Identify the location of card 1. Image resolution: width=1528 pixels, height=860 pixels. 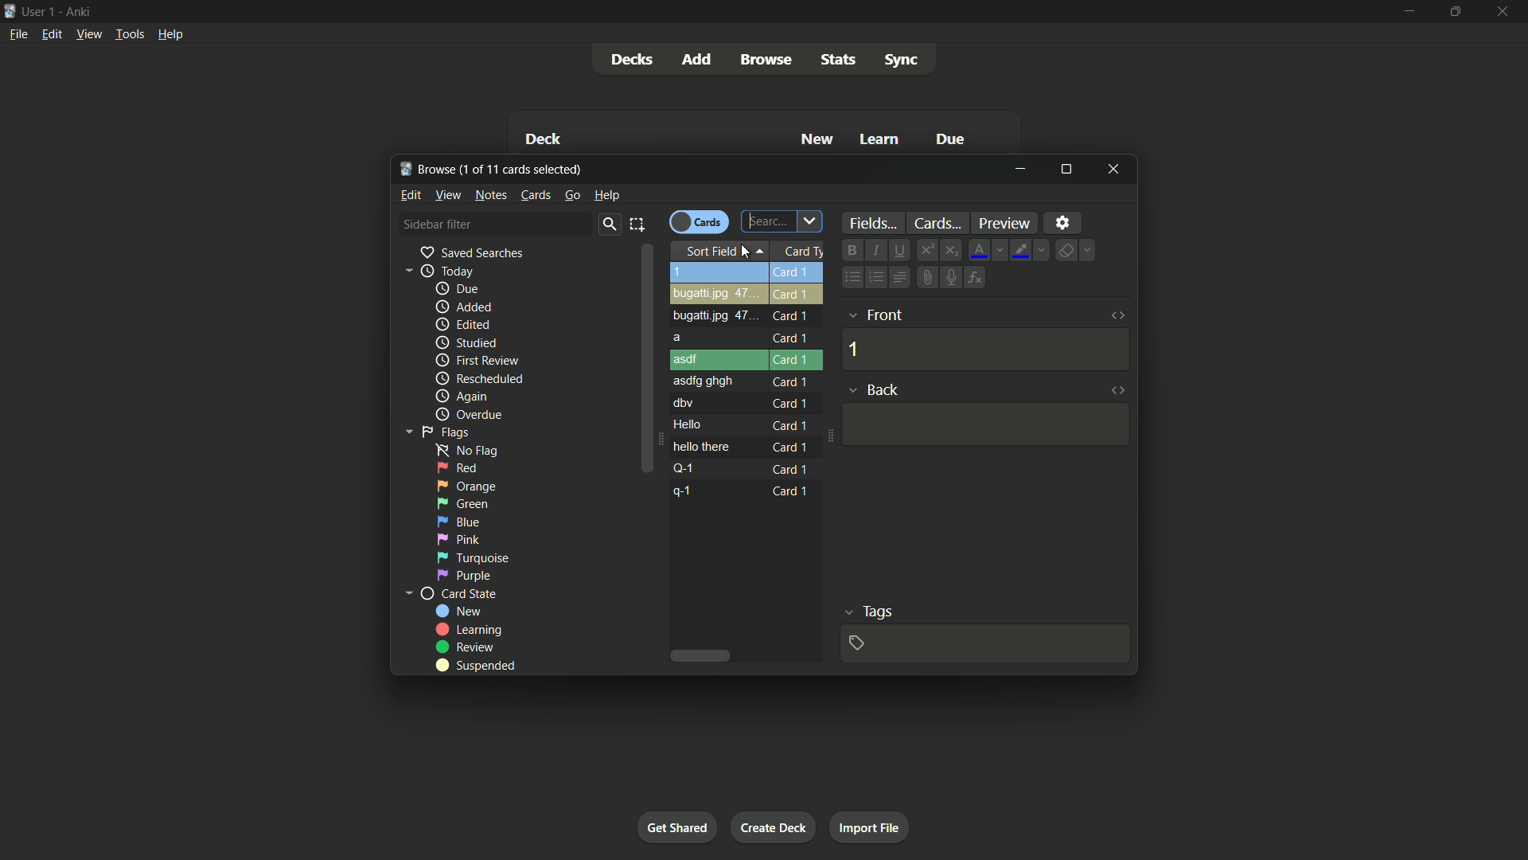
(790, 338).